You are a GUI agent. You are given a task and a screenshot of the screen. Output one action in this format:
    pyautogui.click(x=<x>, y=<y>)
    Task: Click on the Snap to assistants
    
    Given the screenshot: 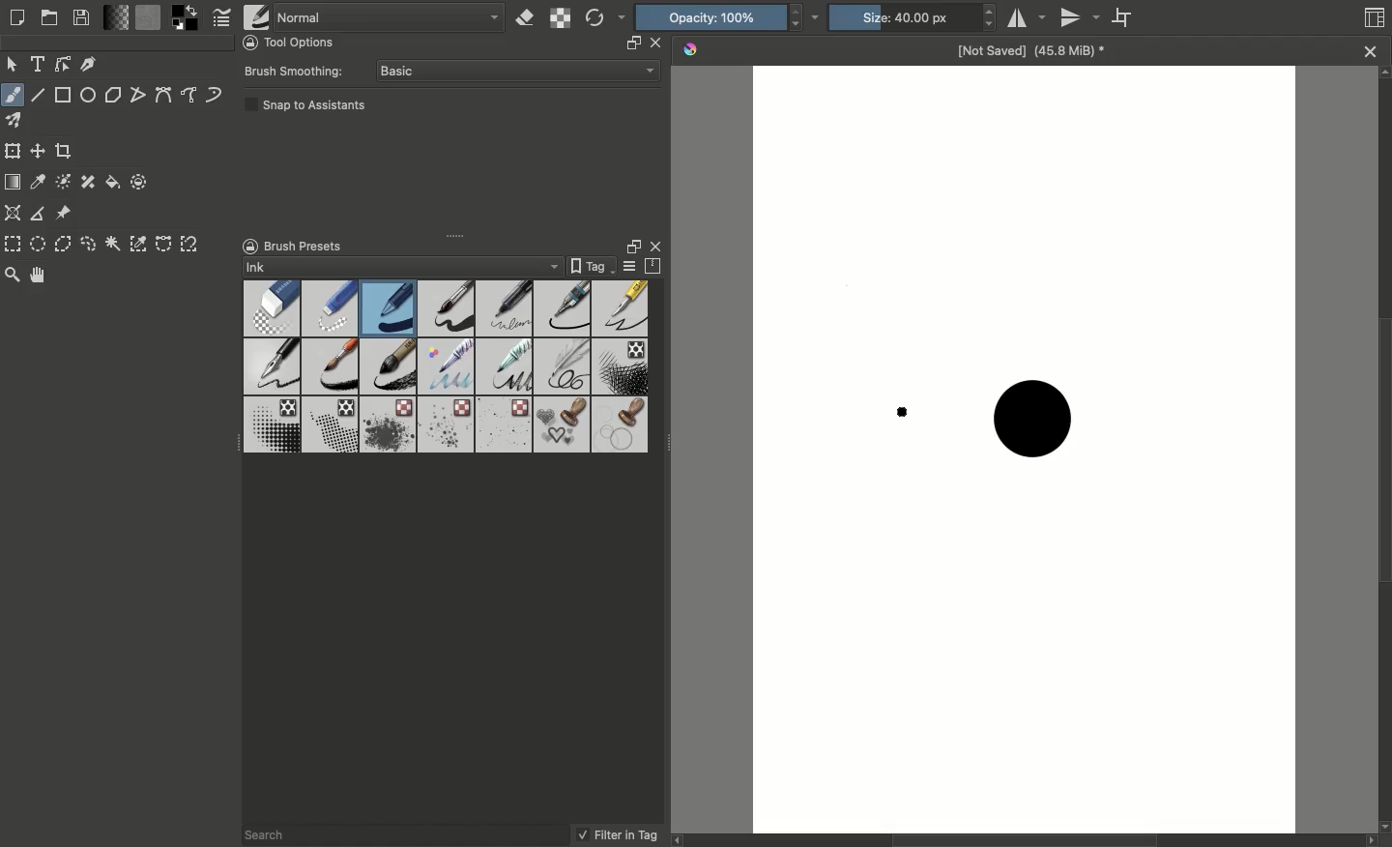 What is the action you would take?
    pyautogui.click(x=306, y=109)
    